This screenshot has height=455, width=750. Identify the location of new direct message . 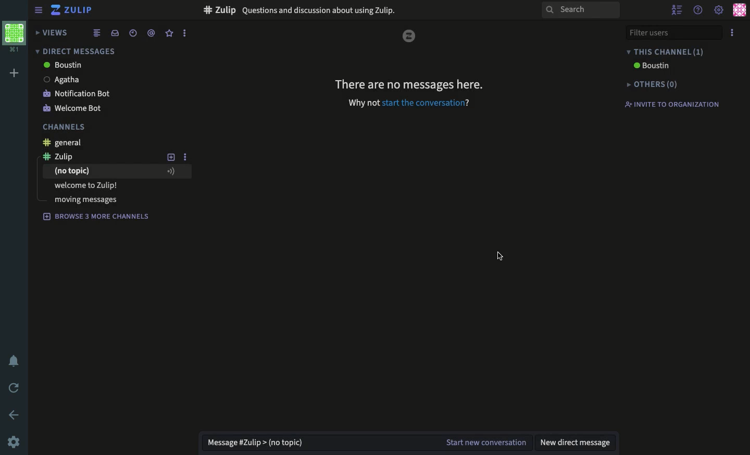
(577, 440).